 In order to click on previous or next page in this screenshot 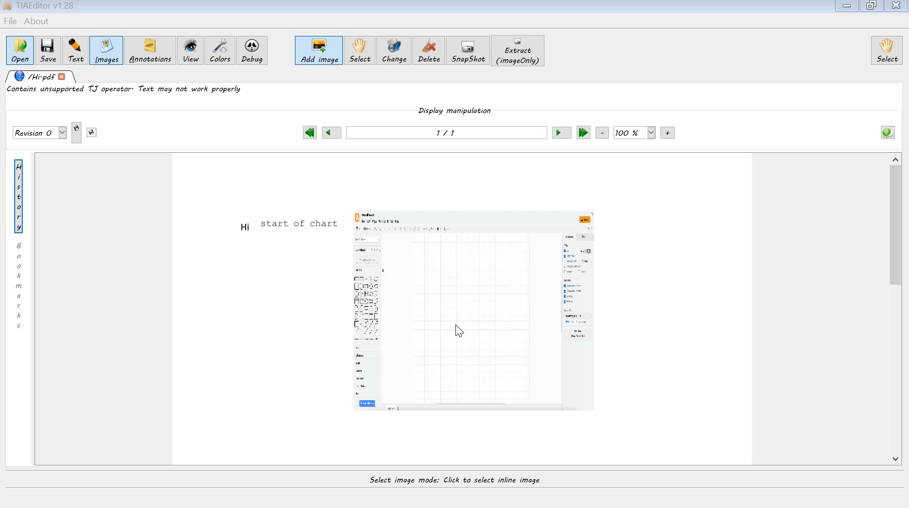, I will do `click(446, 135)`.